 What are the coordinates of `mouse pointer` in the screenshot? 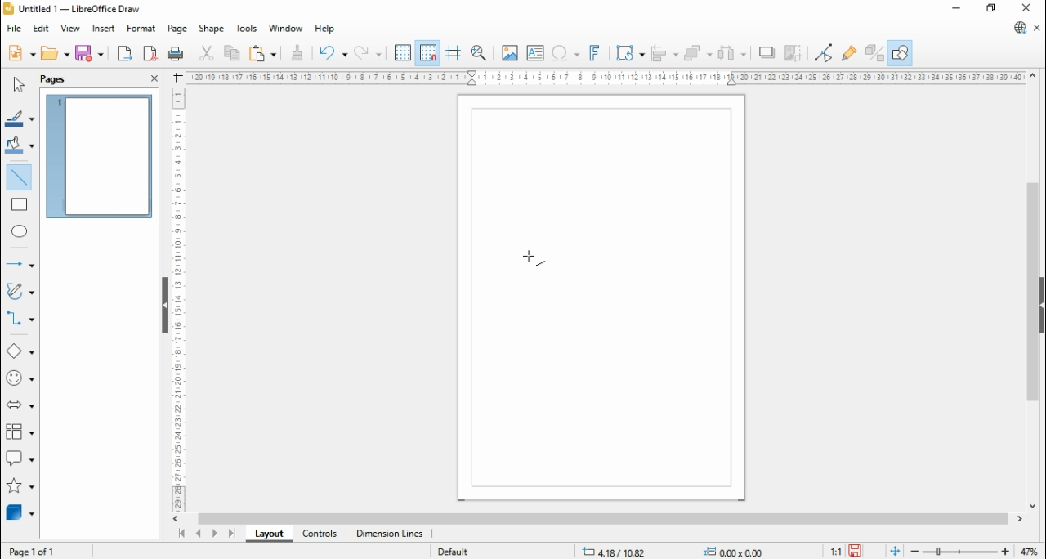 It's located at (535, 257).